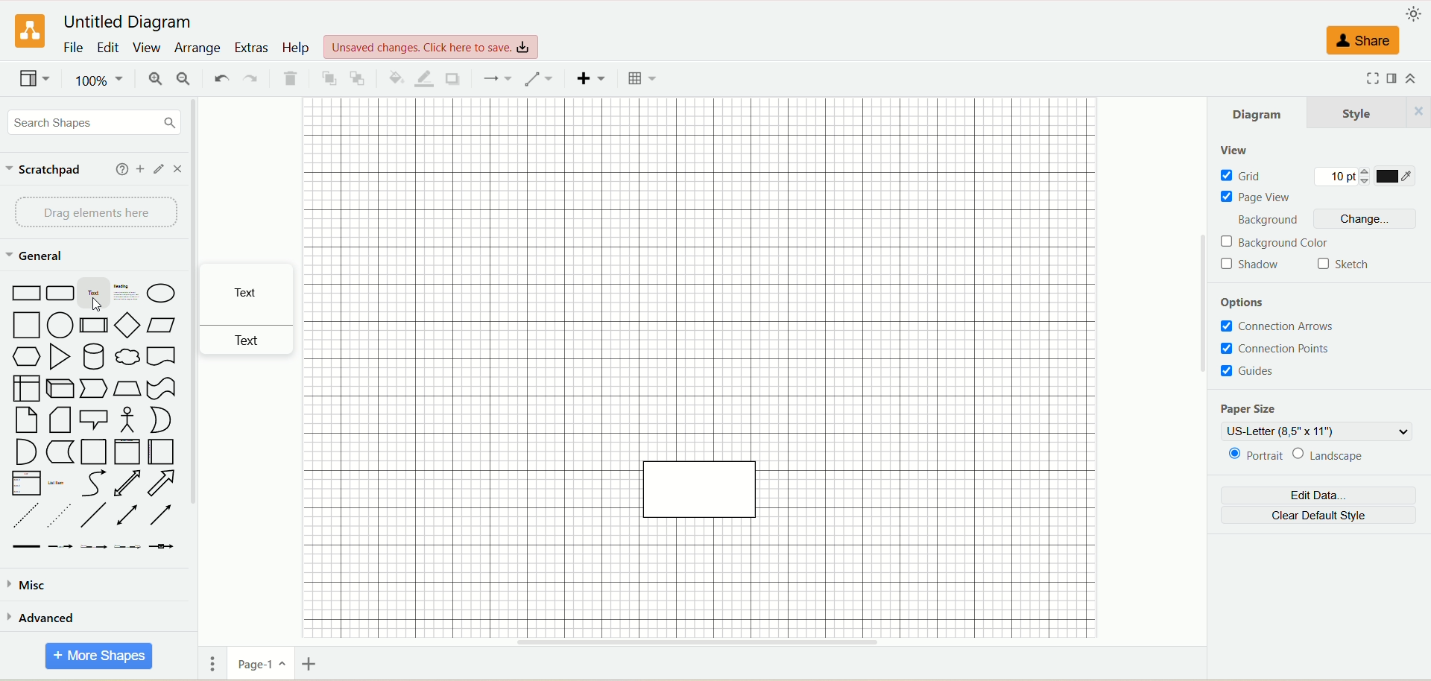 This screenshot has width=1431, height=681. Describe the element at coordinates (96, 419) in the screenshot. I see `callout` at that location.